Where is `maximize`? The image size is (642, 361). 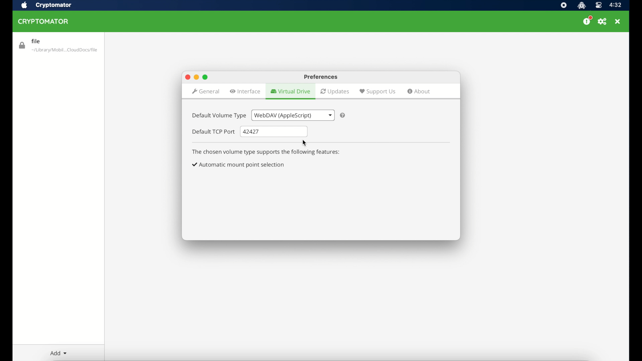
maximize is located at coordinates (206, 77).